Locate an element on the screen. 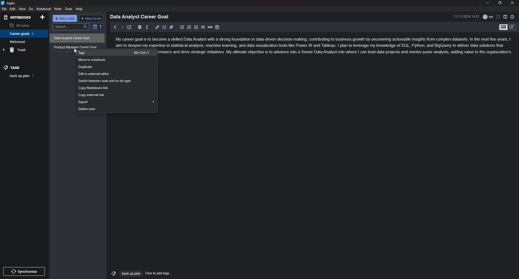 Image resolution: width=519 pixels, height=279 pixels. back up plan 1 is located at coordinates (25, 76).